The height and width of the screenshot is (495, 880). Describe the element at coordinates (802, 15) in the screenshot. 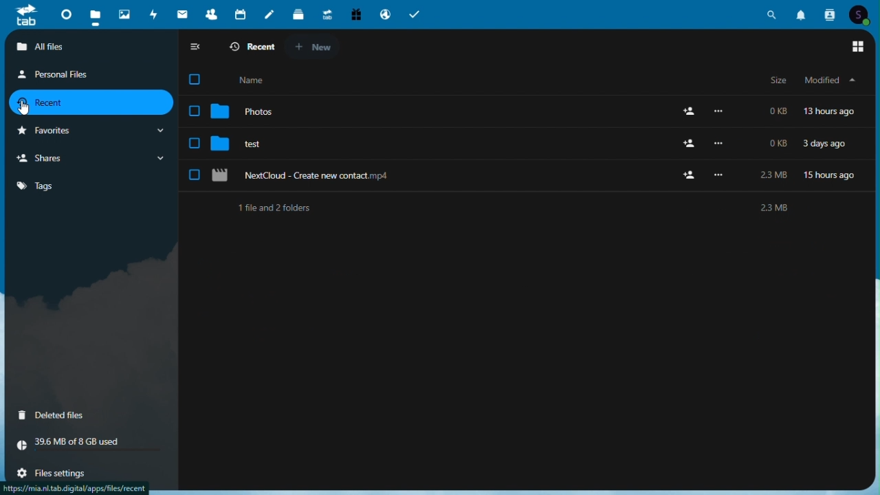

I see `notifications` at that location.